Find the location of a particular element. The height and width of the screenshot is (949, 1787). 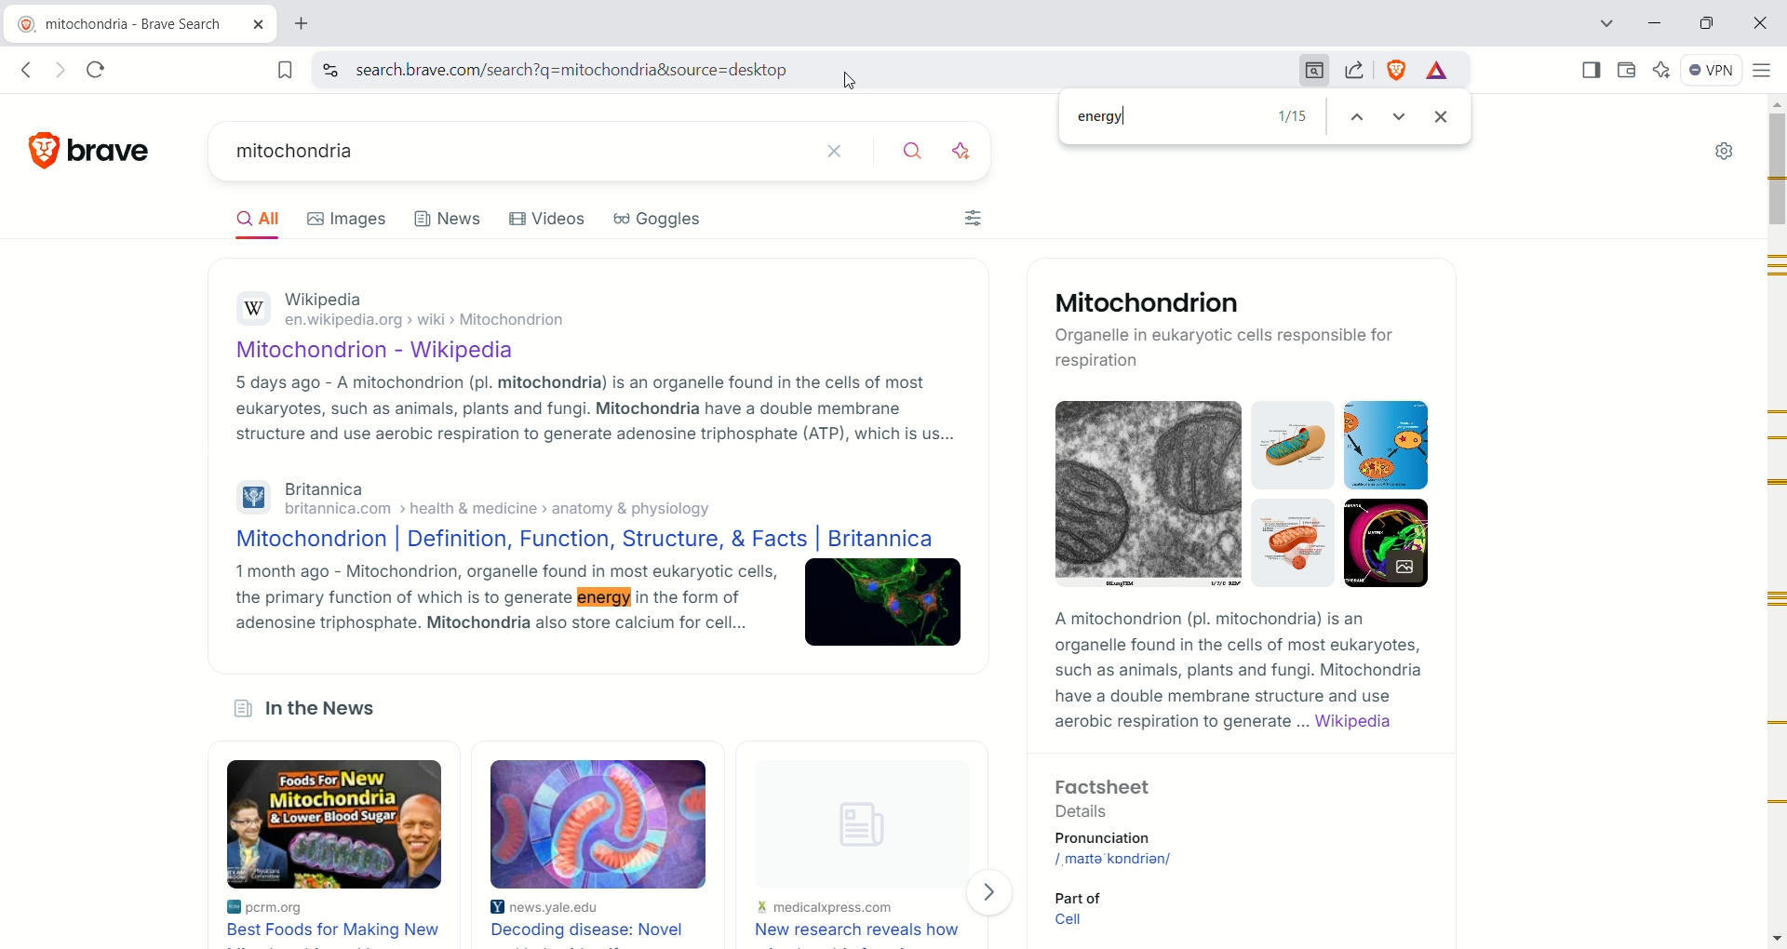

Wikipediaen.wikipedia.org > wiki > Mitochondrion is located at coordinates (462, 308).